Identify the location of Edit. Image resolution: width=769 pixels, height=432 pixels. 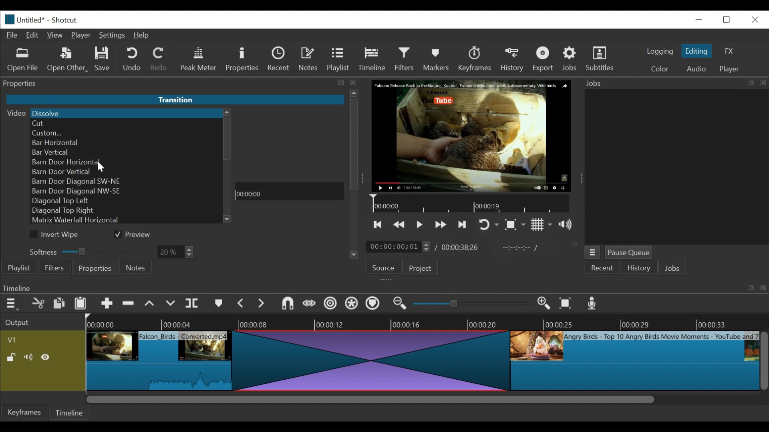
(34, 34).